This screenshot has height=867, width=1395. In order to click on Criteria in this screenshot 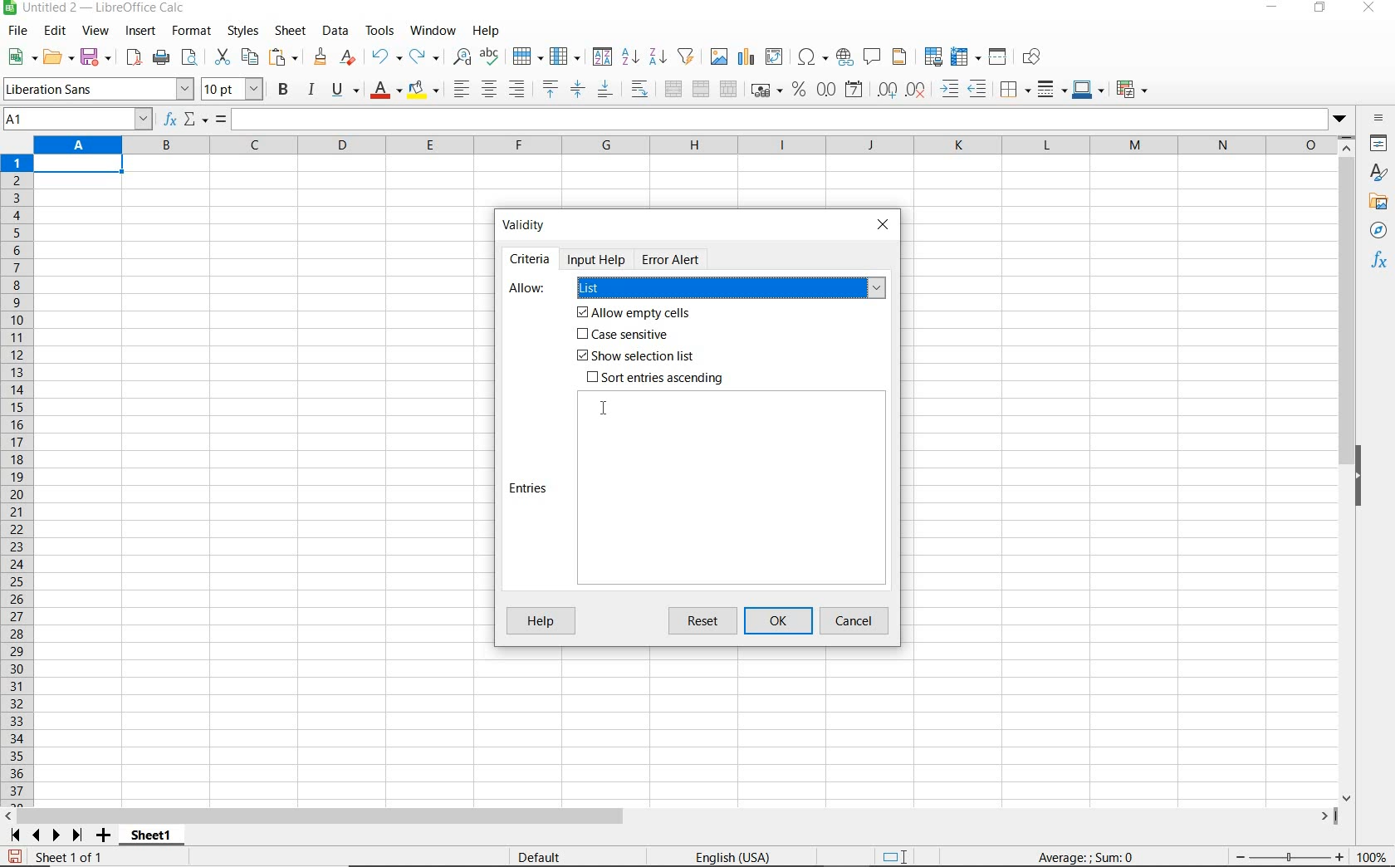, I will do `click(530, 259)`.